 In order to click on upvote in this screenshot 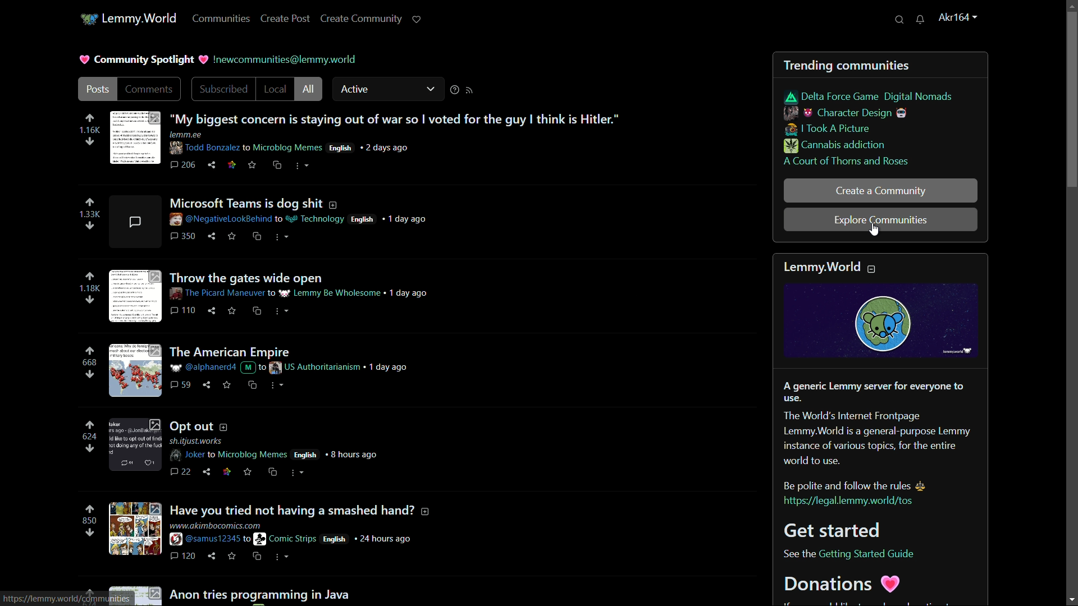, I will do `click(89, 119)`.